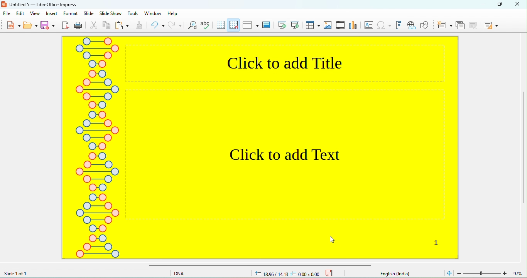  What do you see at coordinates (503, 4) in the screenshot?
I see `maximize` at bounding box center [503, 4].